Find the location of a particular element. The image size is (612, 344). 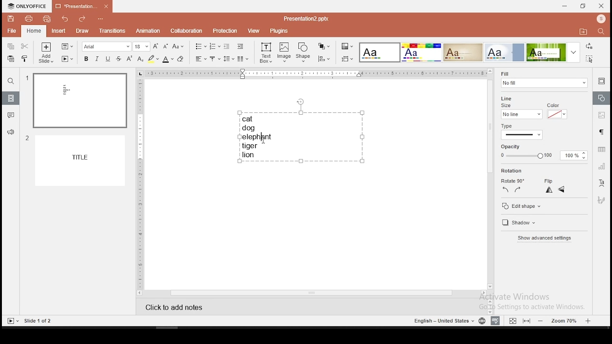

cut is located at coordinates (24, 47).